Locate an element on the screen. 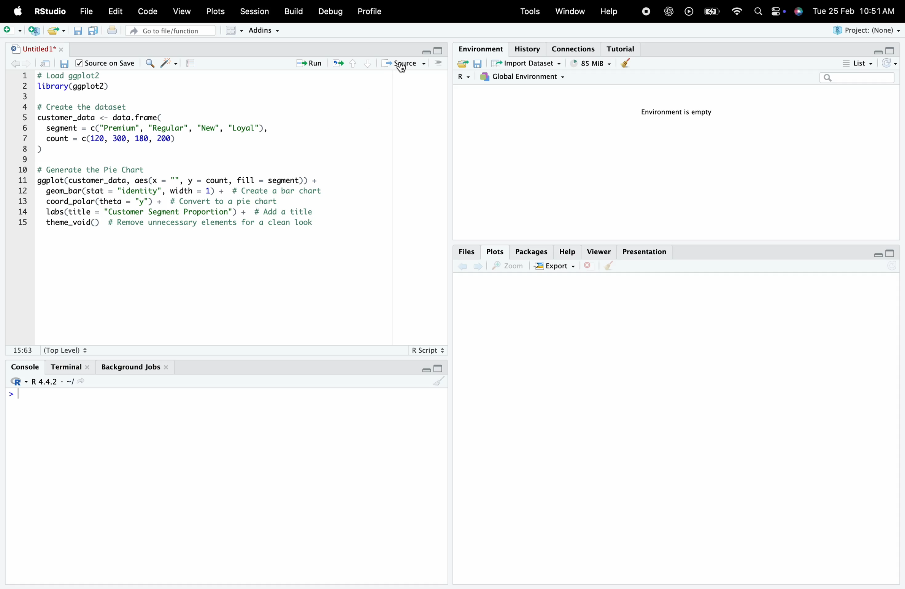  Packages is located at coordinates (529, 250).